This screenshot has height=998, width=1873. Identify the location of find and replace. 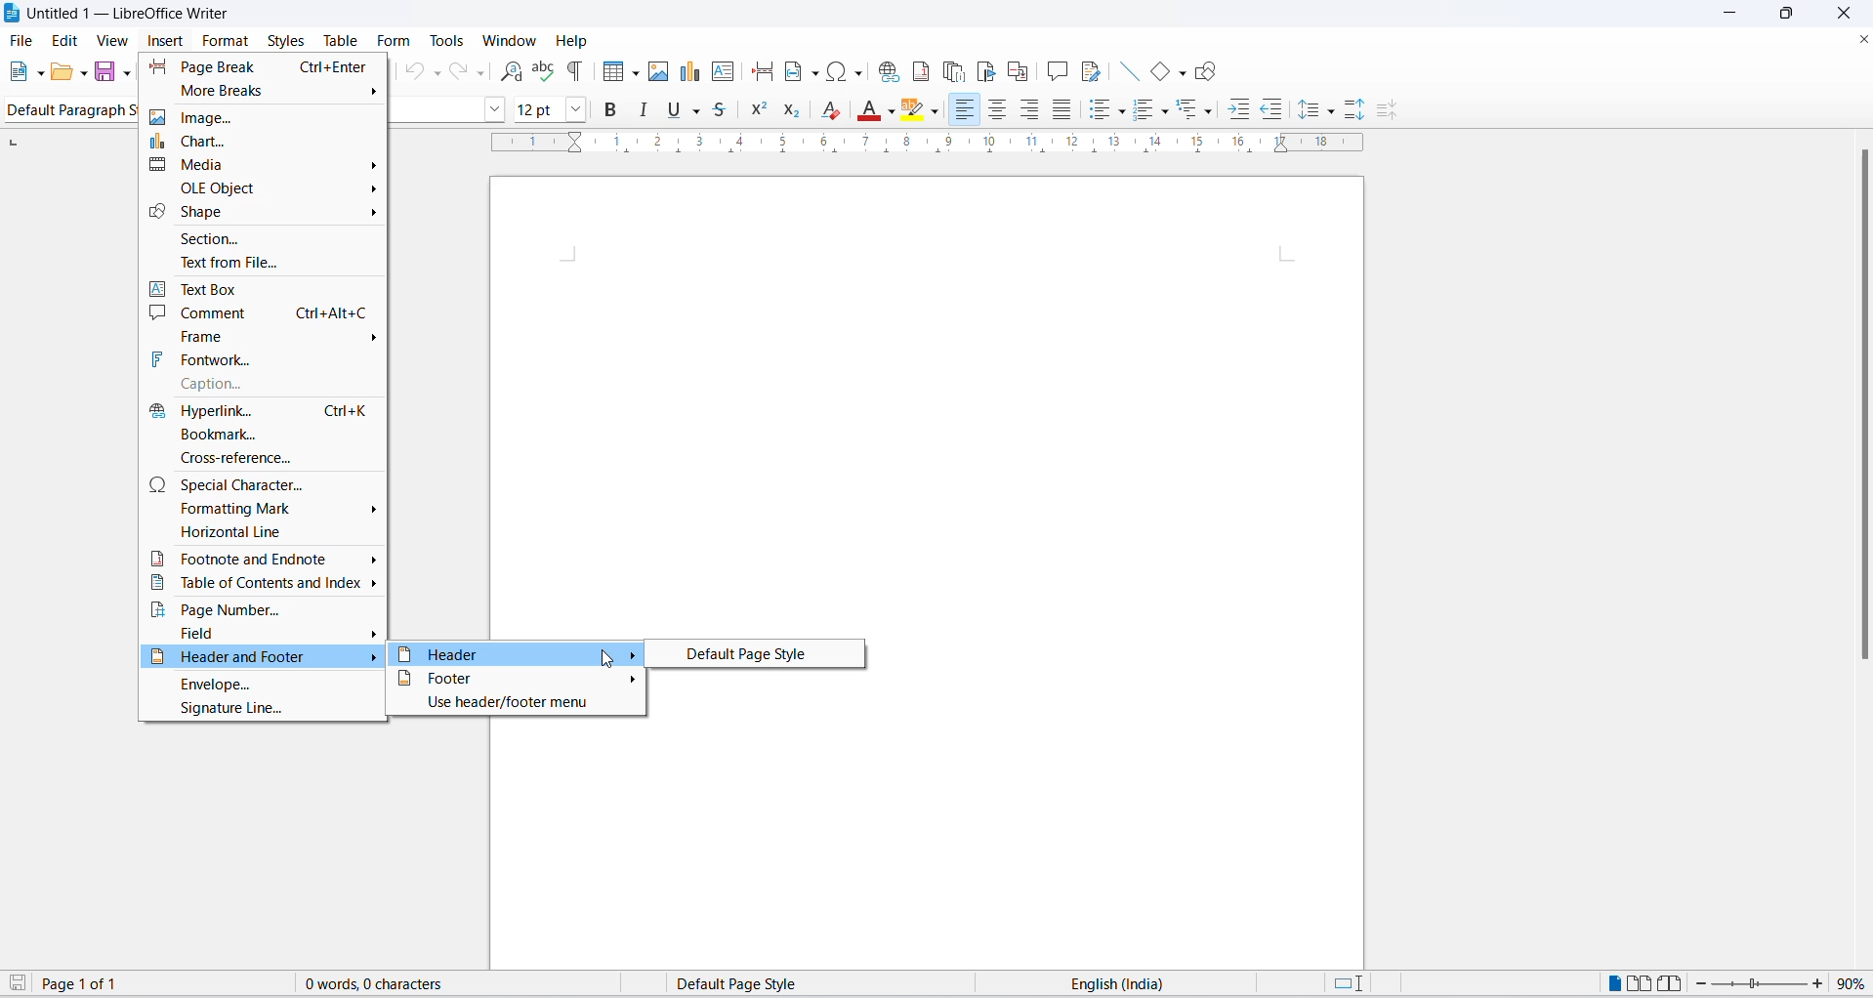
(508, 72).